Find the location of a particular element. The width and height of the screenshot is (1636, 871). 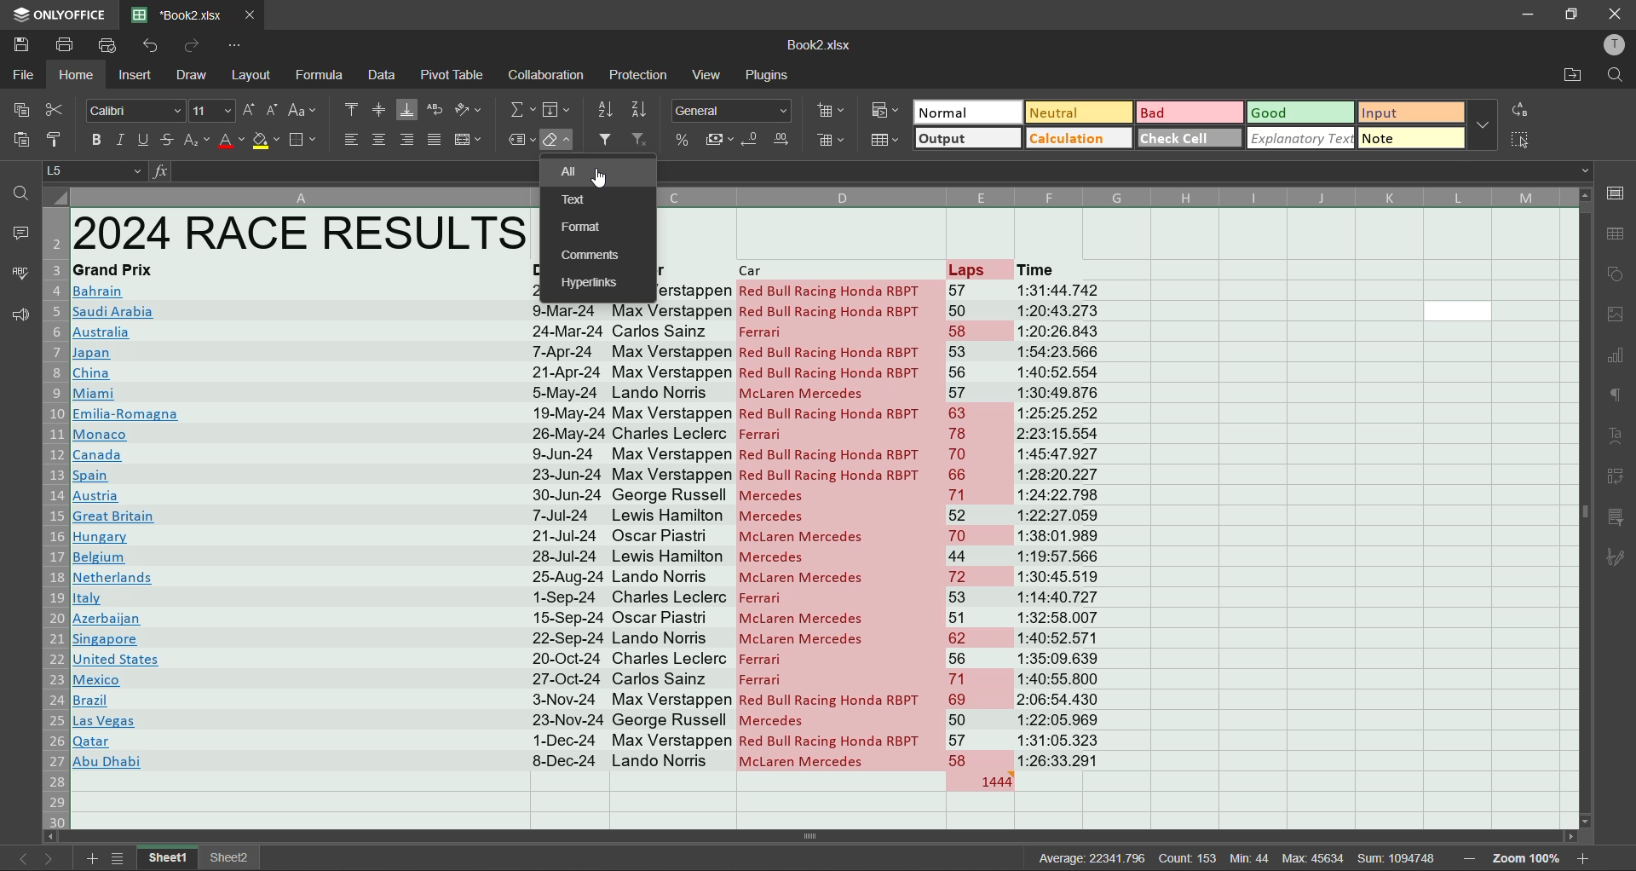

font size is located at coordinates (214, 111).